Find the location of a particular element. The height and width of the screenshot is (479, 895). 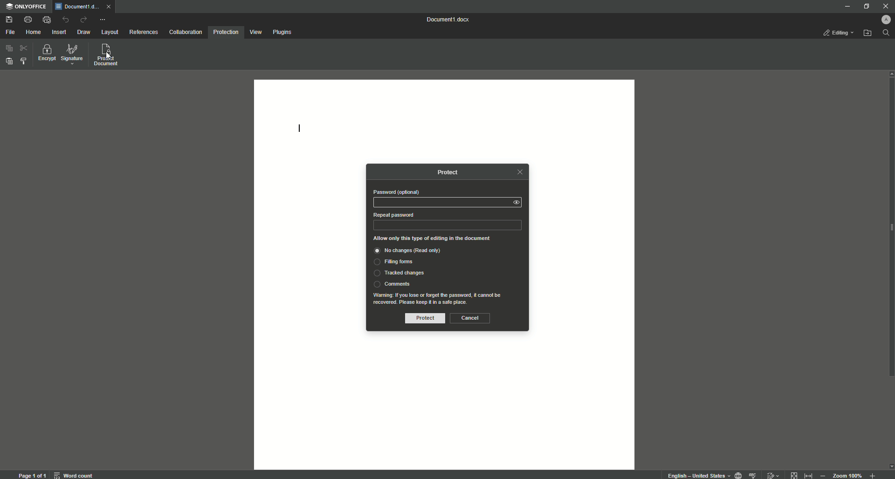

Open file location is located at coordinates (867, 33).